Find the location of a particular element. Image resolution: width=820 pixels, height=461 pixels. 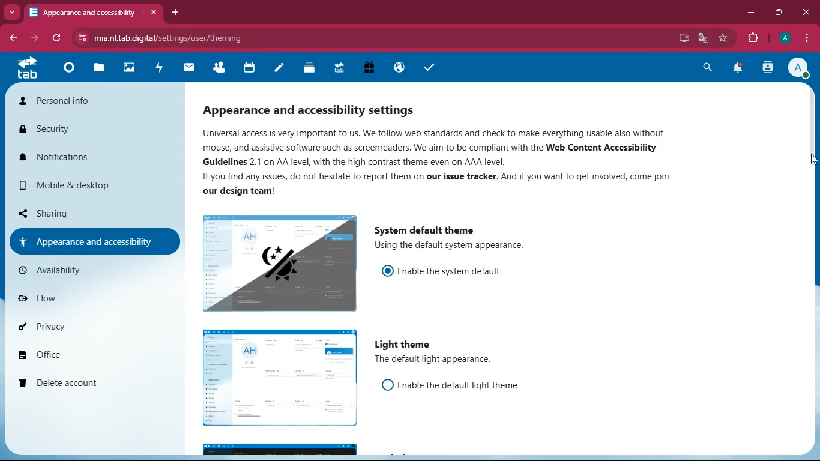

activity is located at coordinates (768, 69).